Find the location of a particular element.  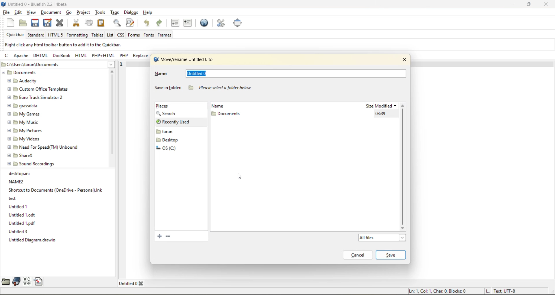

My pictures is located at coordinates (24, 131).